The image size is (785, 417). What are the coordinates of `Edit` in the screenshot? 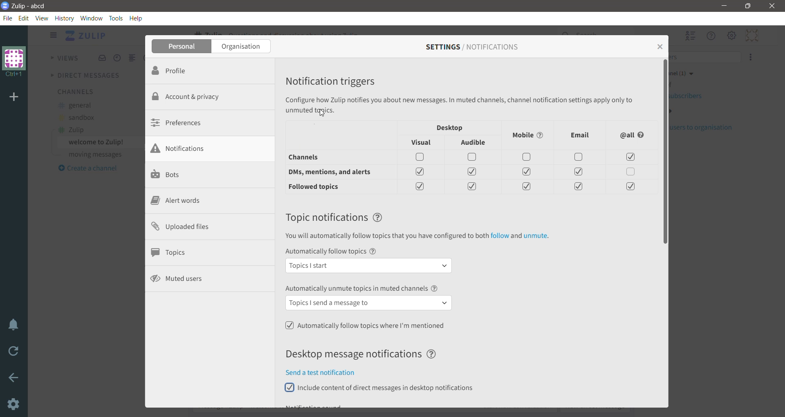 It's located at (25, 18).